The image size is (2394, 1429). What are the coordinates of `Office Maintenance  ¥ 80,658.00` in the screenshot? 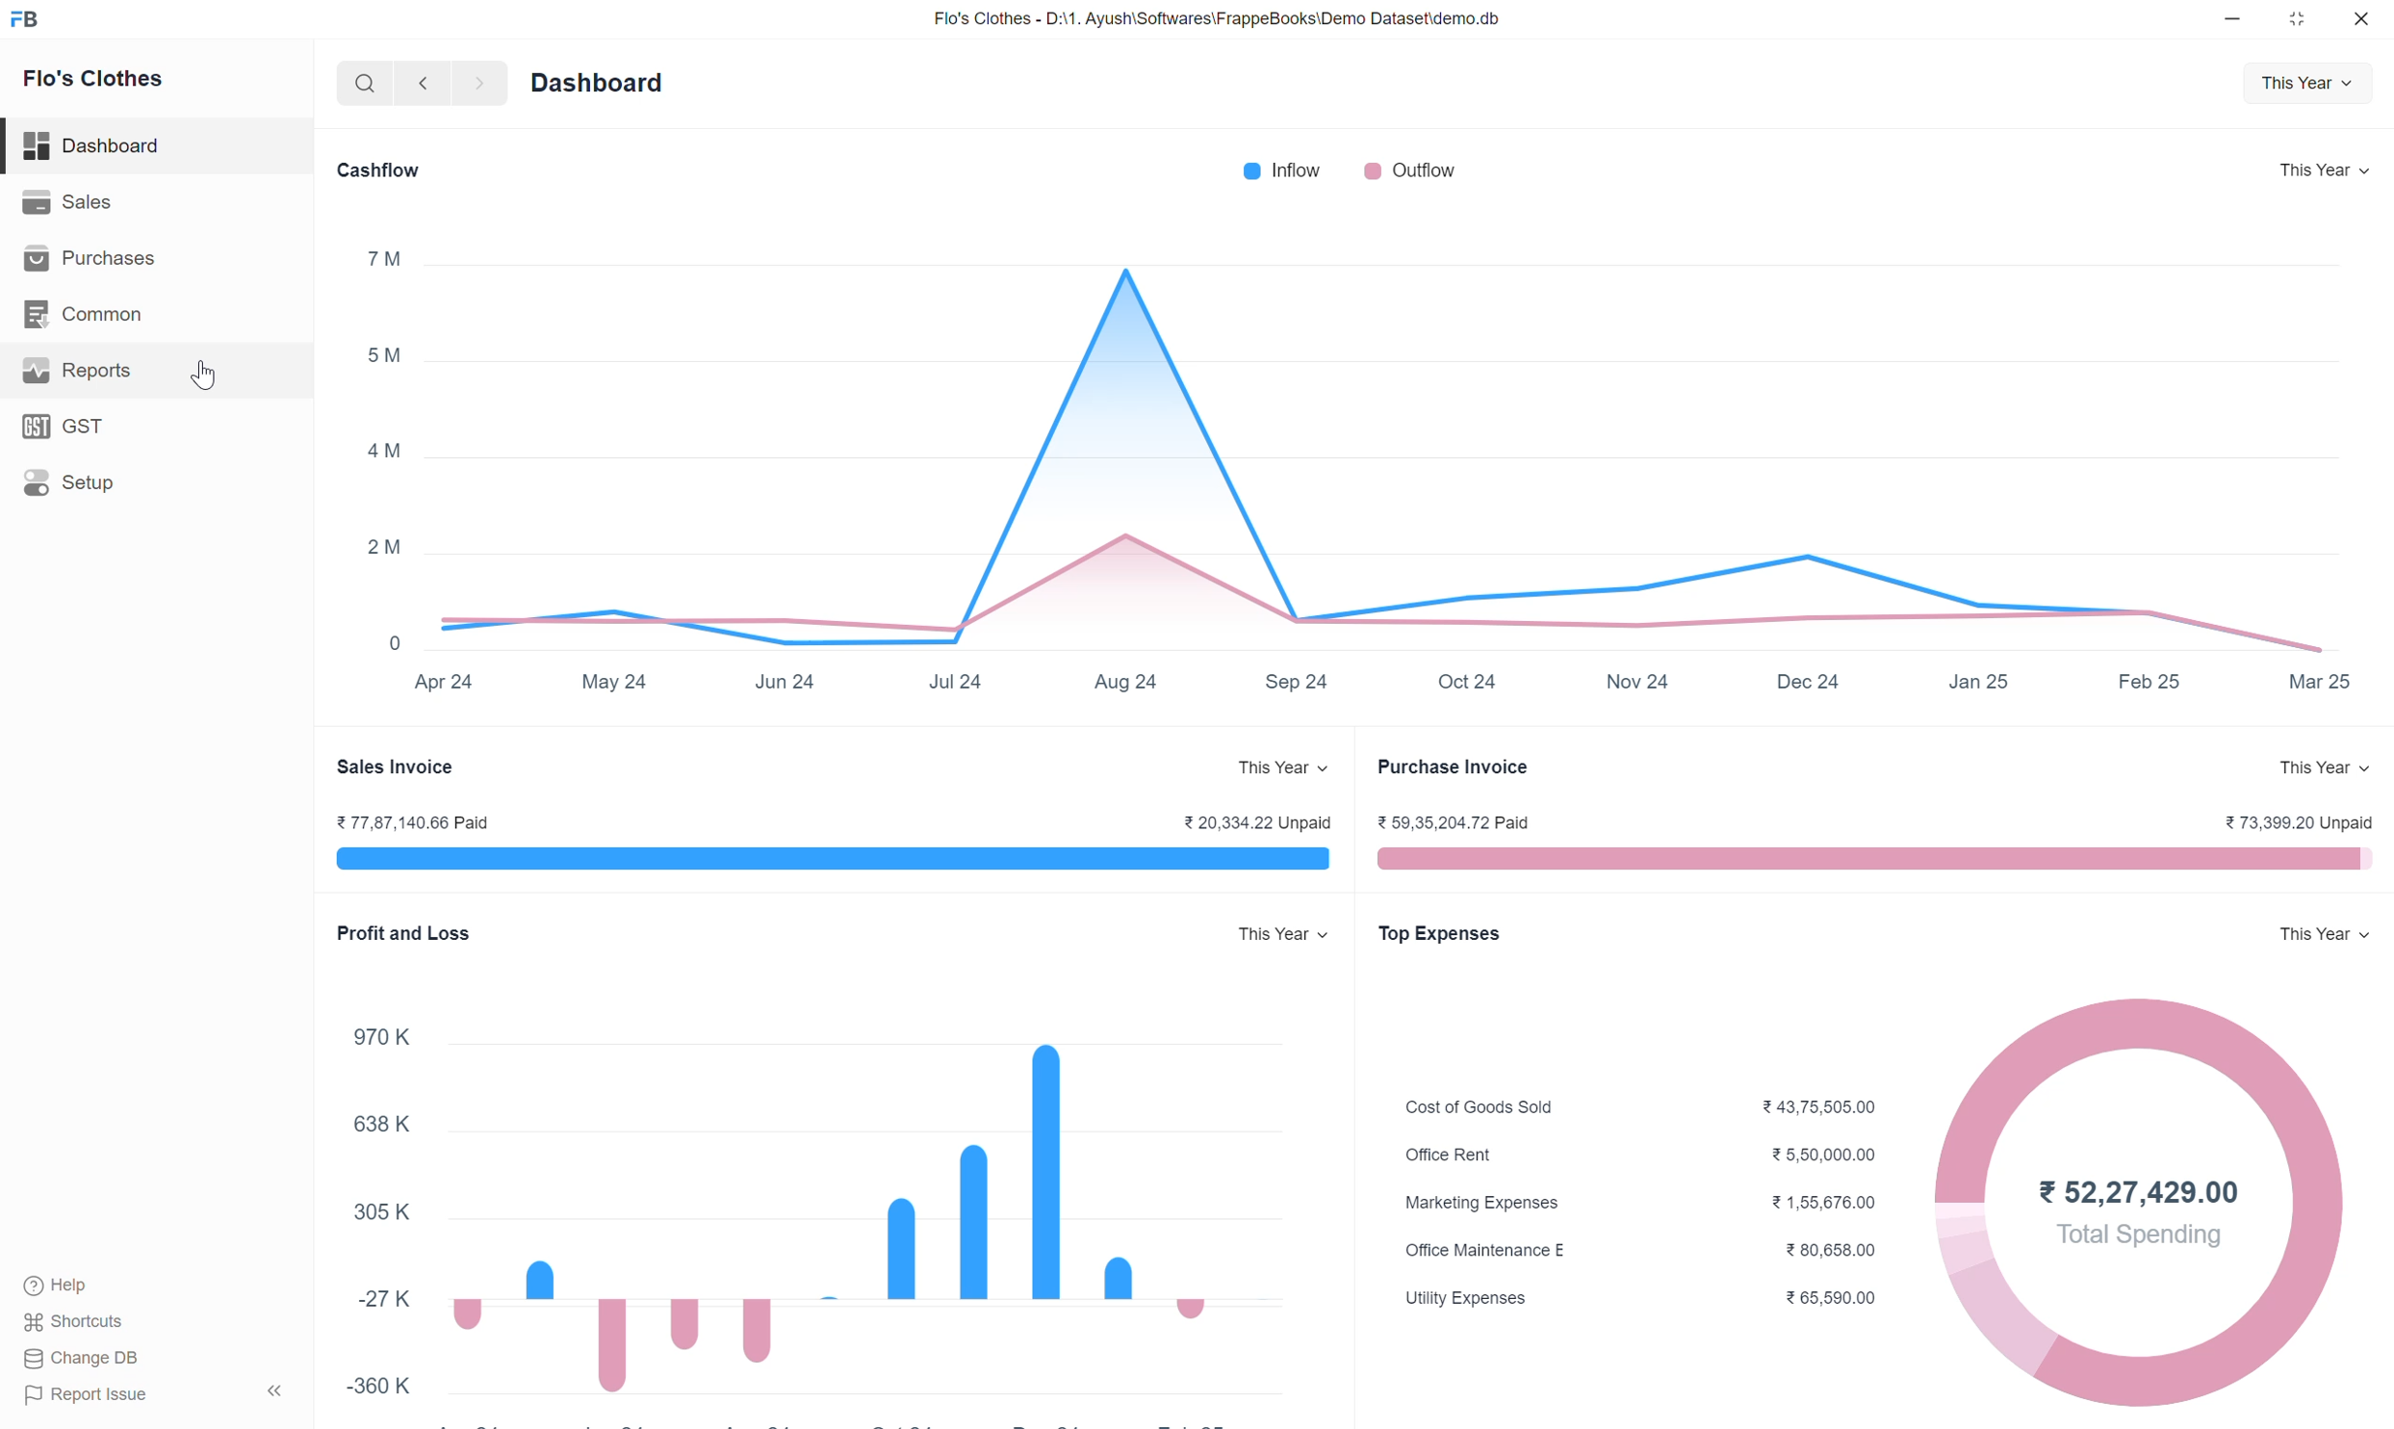 It's located at (1644, 1247).